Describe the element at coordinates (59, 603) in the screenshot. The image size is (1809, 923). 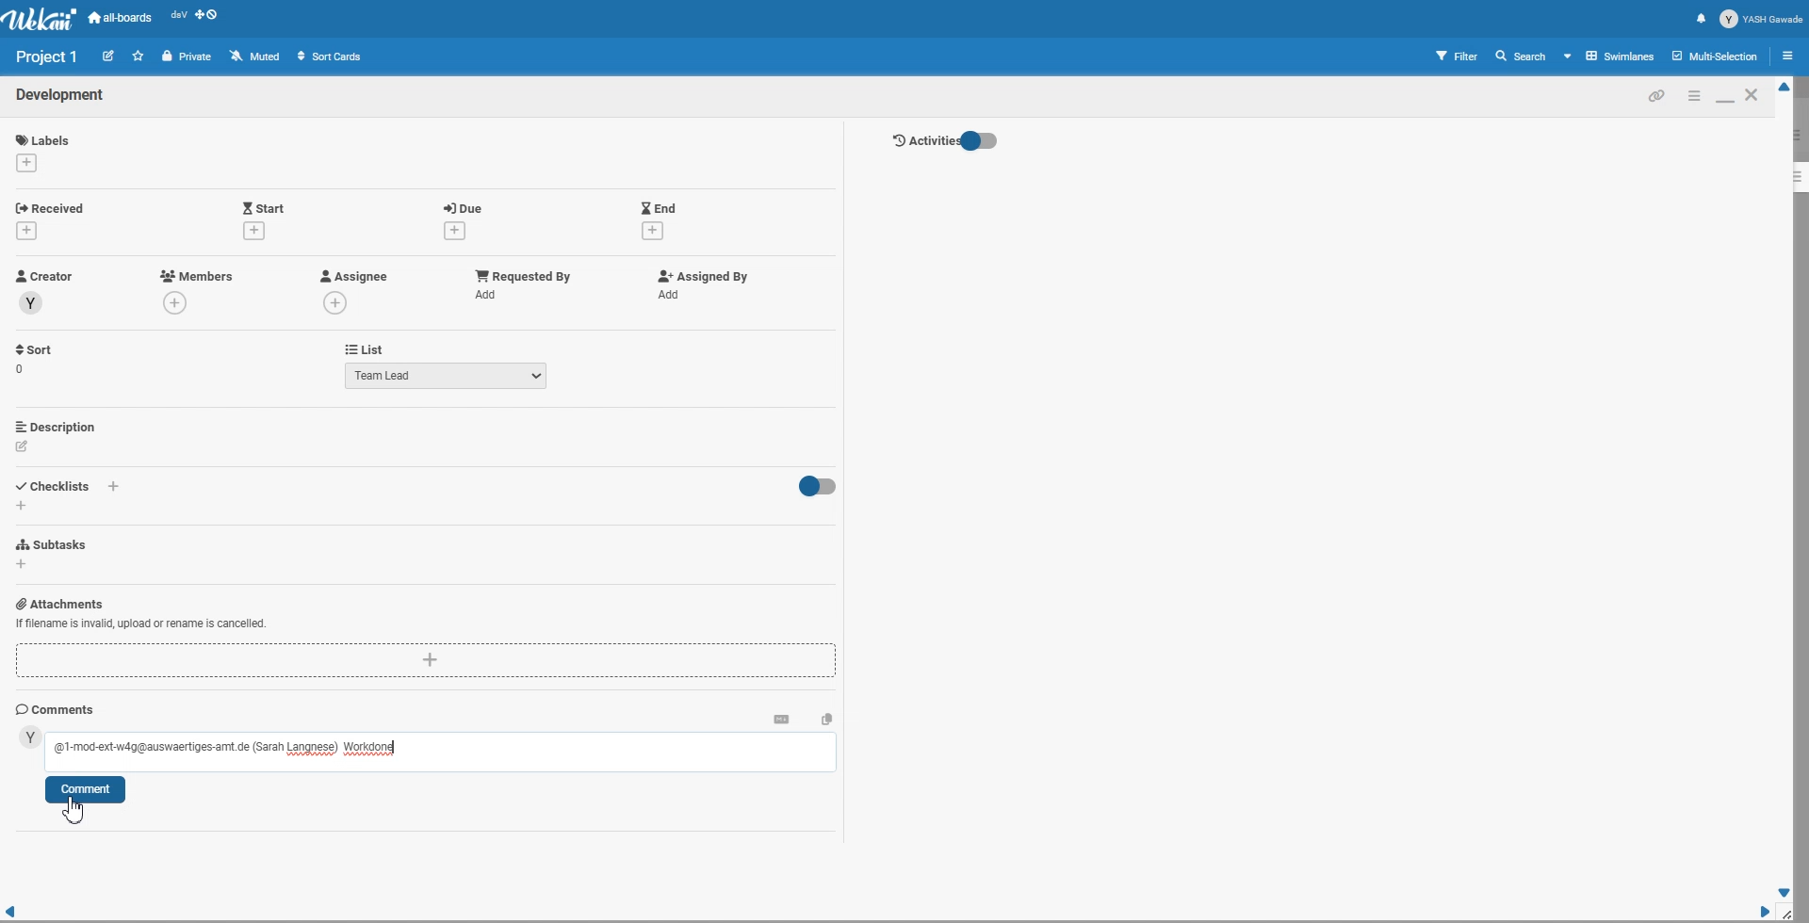
I see `Add Attachments` at that location.